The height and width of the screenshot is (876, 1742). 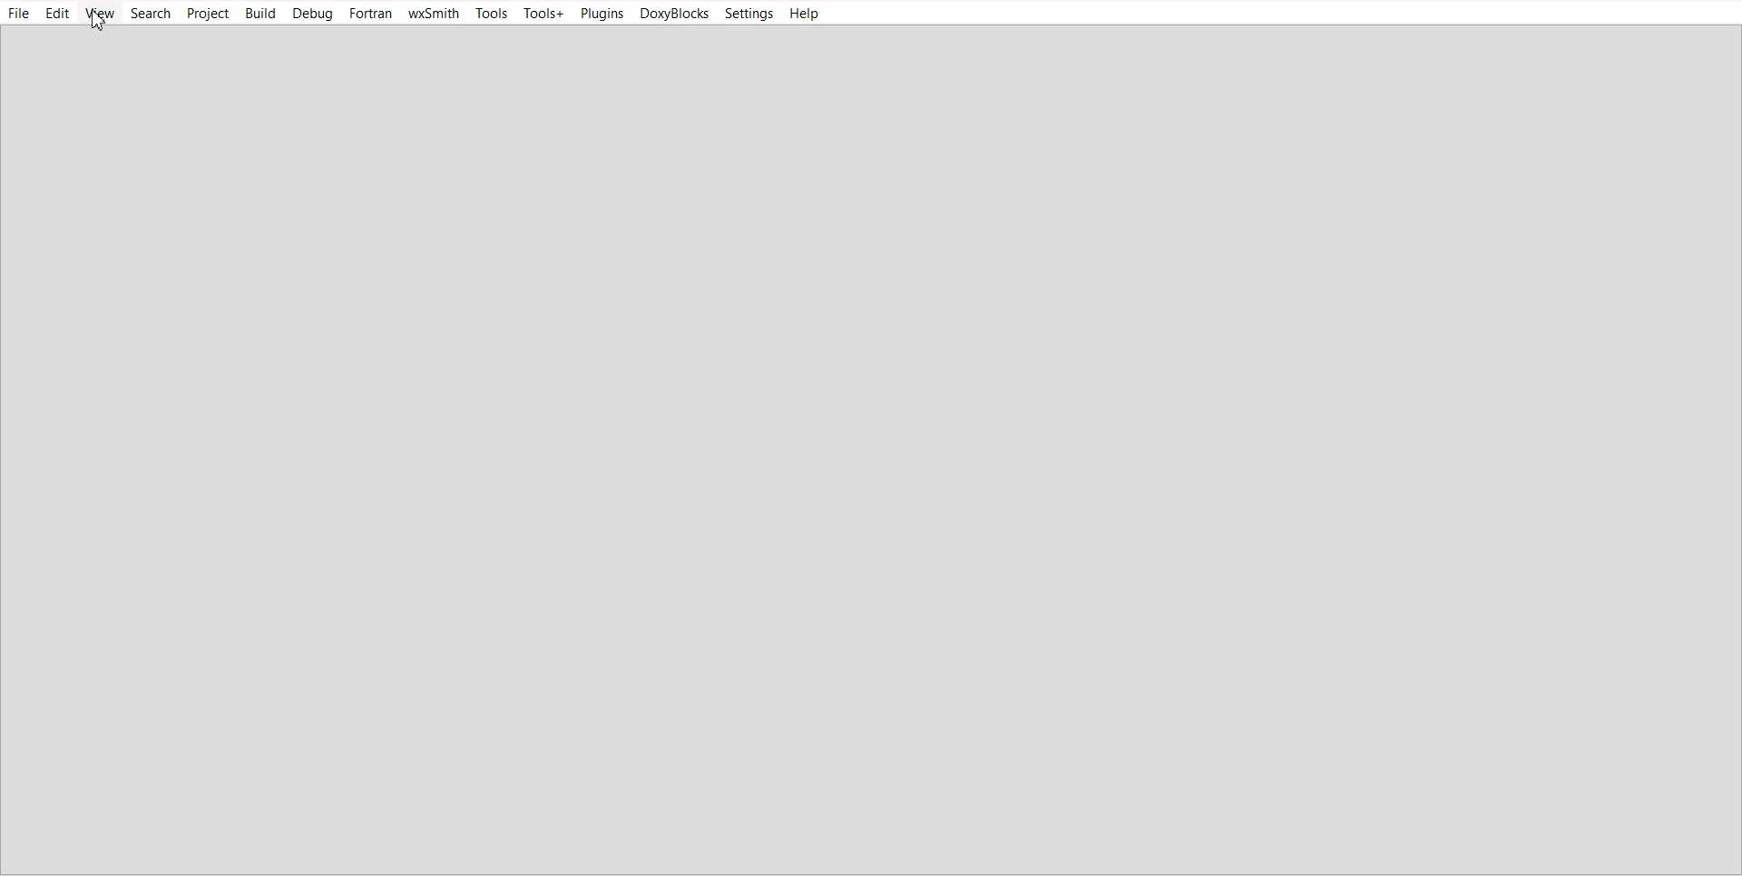 I want to click on Tools, so click(x=490, y=14).